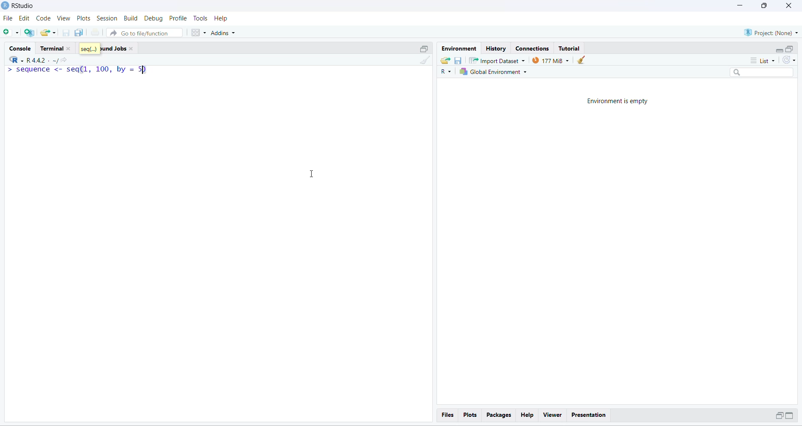  I want to click on view, so click(63, 18).